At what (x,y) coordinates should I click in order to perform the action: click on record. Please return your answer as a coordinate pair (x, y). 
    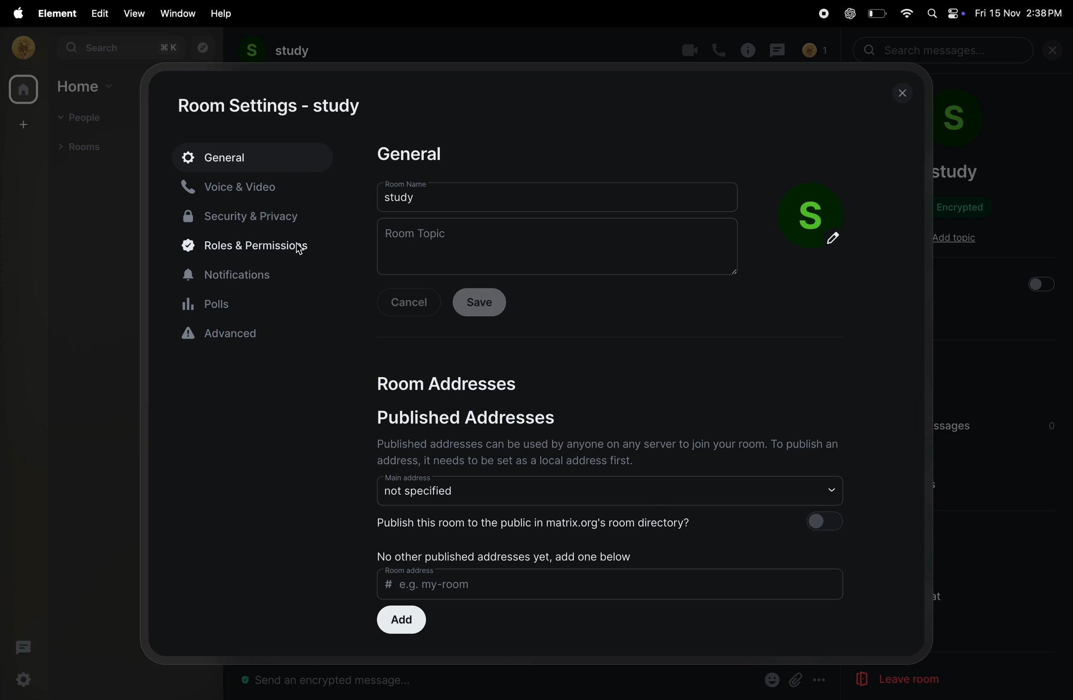
    Looking at the image, I should click on (820, 14).